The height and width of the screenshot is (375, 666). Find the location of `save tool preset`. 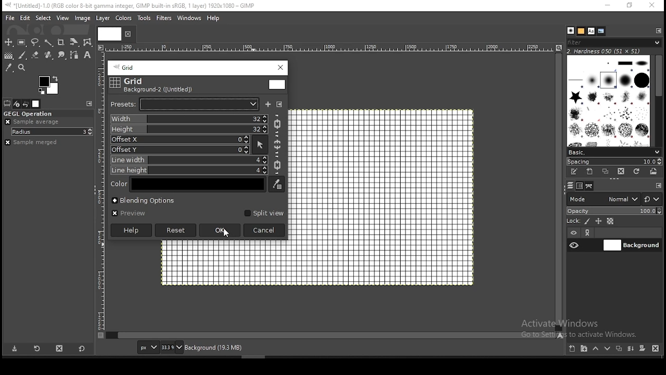

save tool preset is located at coordinates (14, 349).